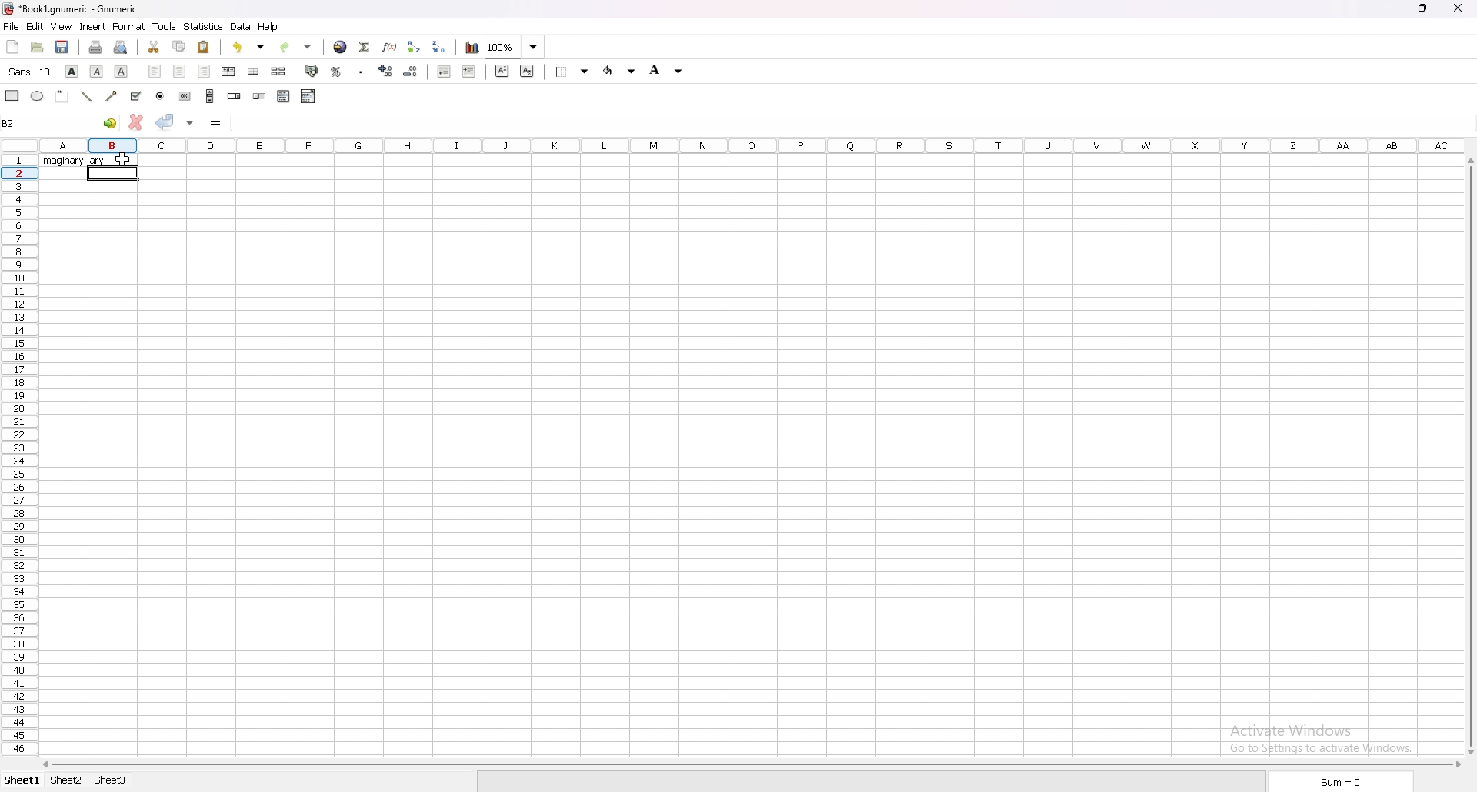 This screenshot has height=792, width=1477. I want to click on sheet 2, so click(68, 781).